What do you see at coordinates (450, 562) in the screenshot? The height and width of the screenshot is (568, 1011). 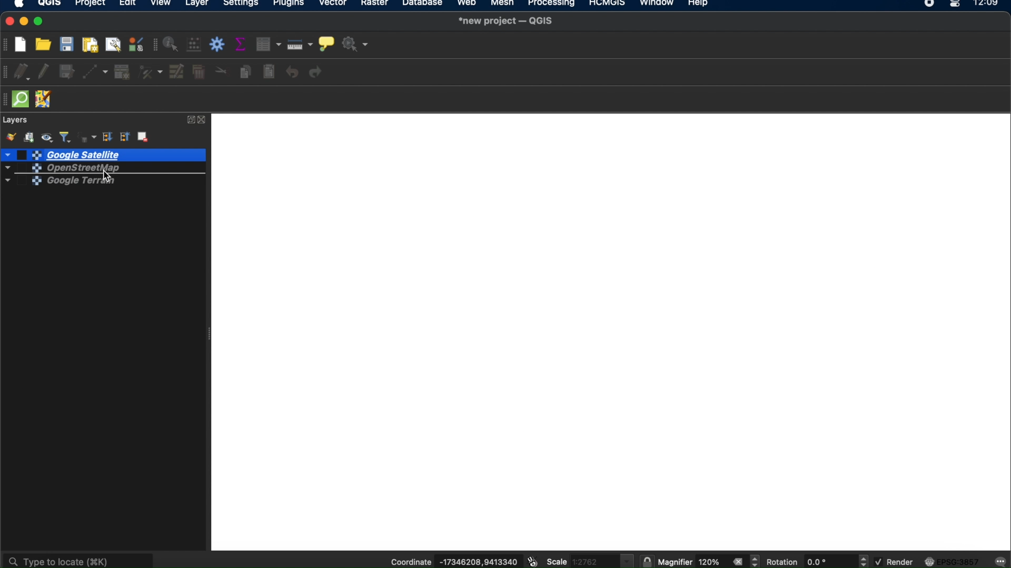 I see `coordinate -17346208,9413340` at bounding box center [450, 562].